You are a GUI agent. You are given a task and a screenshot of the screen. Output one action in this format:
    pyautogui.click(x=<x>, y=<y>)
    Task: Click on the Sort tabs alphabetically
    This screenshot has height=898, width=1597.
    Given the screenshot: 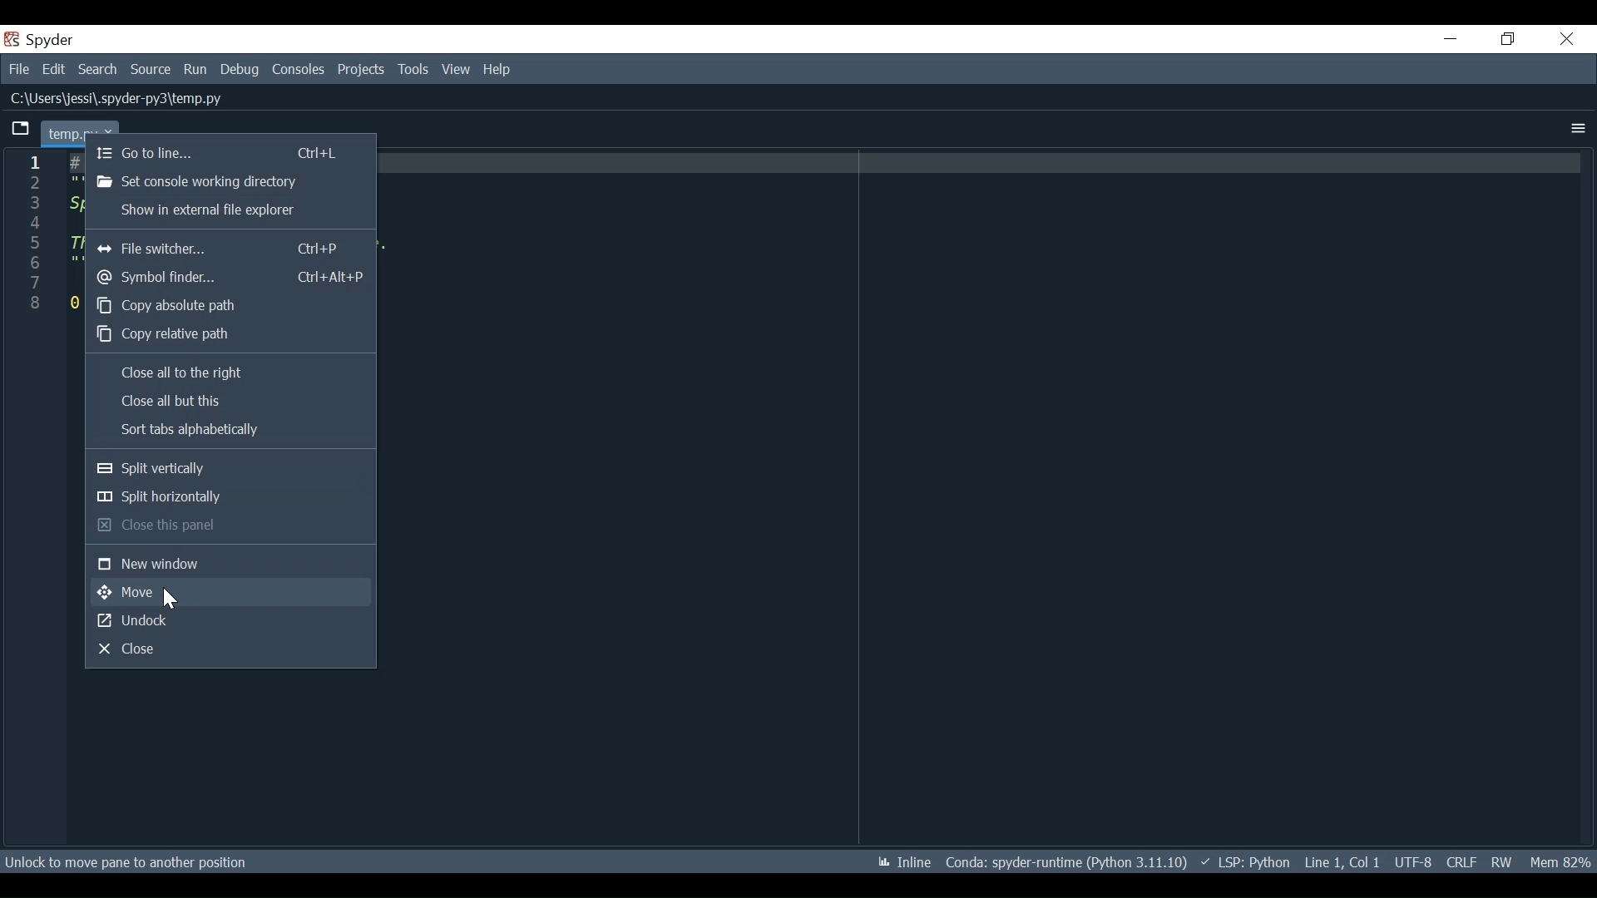 What is the action you would take?
    pyautogui.click(x=229, y=428)
    